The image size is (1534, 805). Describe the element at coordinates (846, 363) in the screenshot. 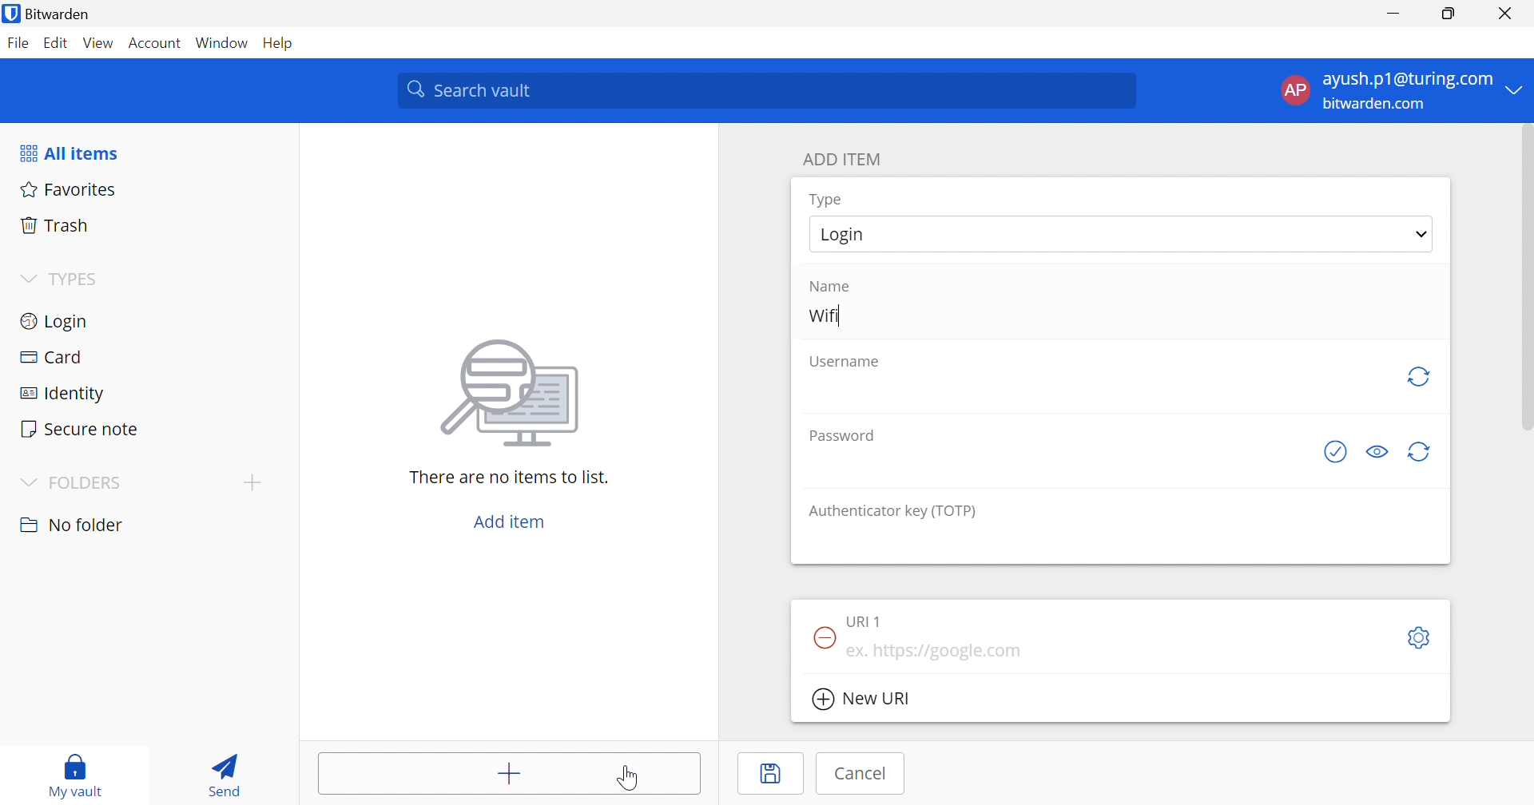

I see `Username` at that location.